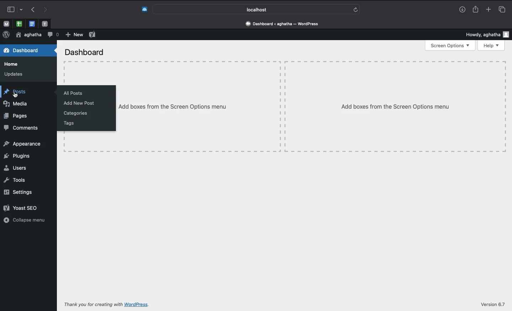  Describe the element at coordinates (451, 45) in the screenshot. I see `Screen options` at that location.